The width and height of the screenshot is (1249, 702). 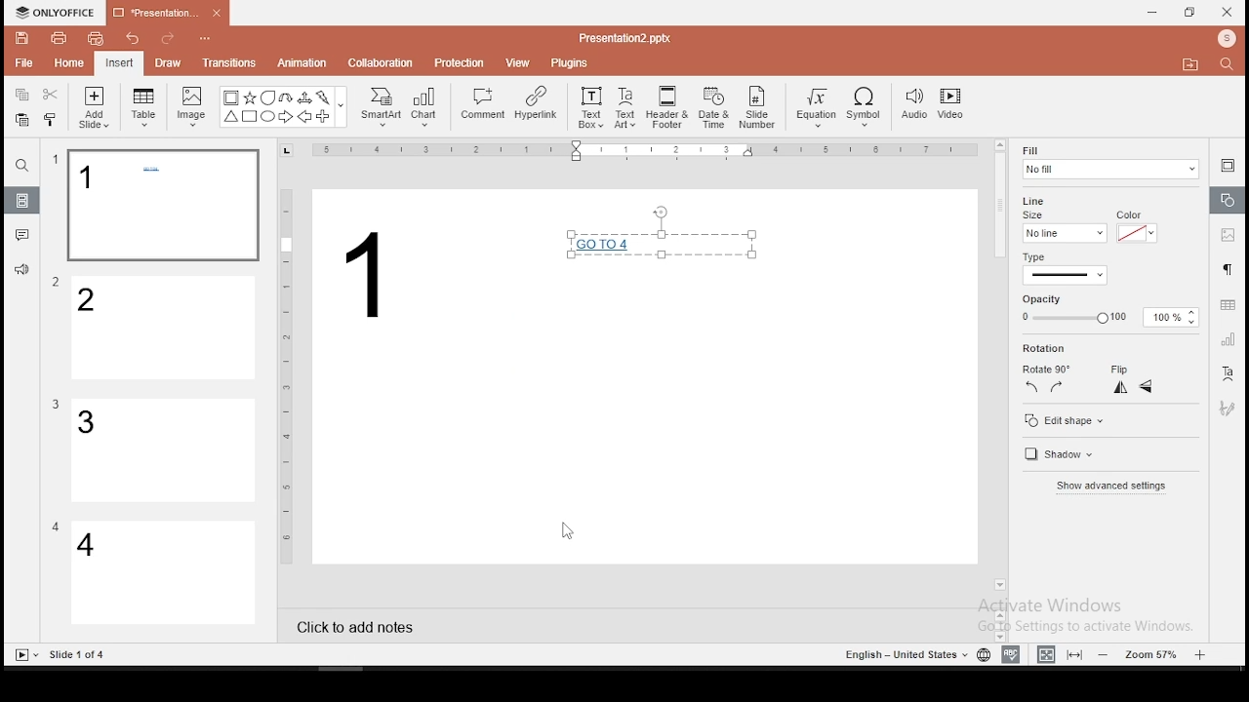 What do you see at coordinates (425, 106) in the screenshot?
I see `chart` at bounding box center [425, 106].